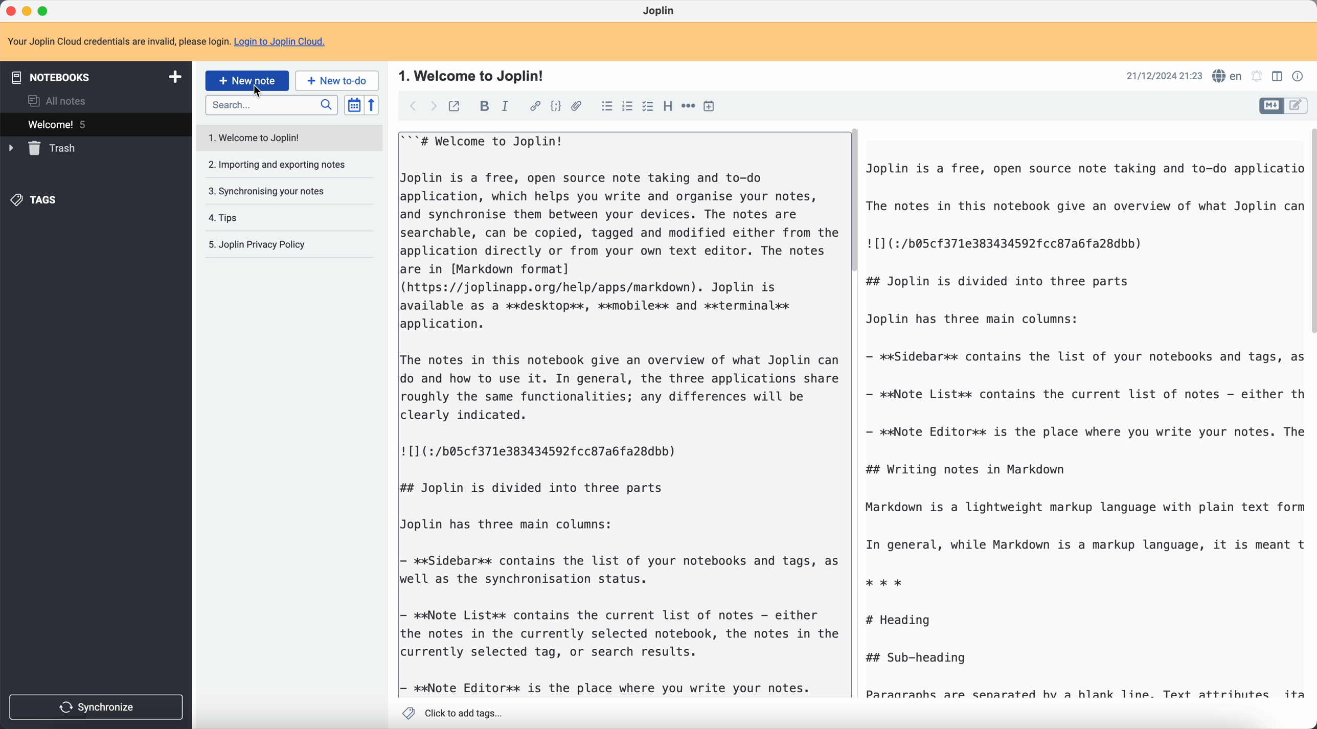 This screenshot has width=1317, height=729. I want to click on welcome, so click(97, 124).